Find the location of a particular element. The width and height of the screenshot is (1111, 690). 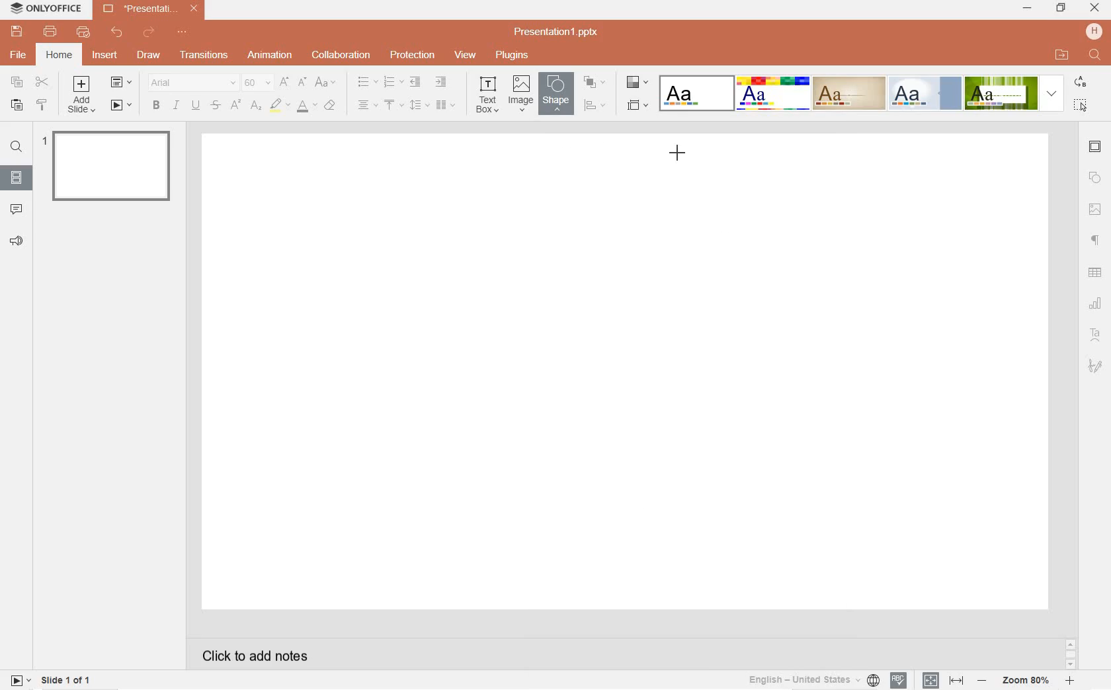

shape settings is located at coordinates (1095, 178).